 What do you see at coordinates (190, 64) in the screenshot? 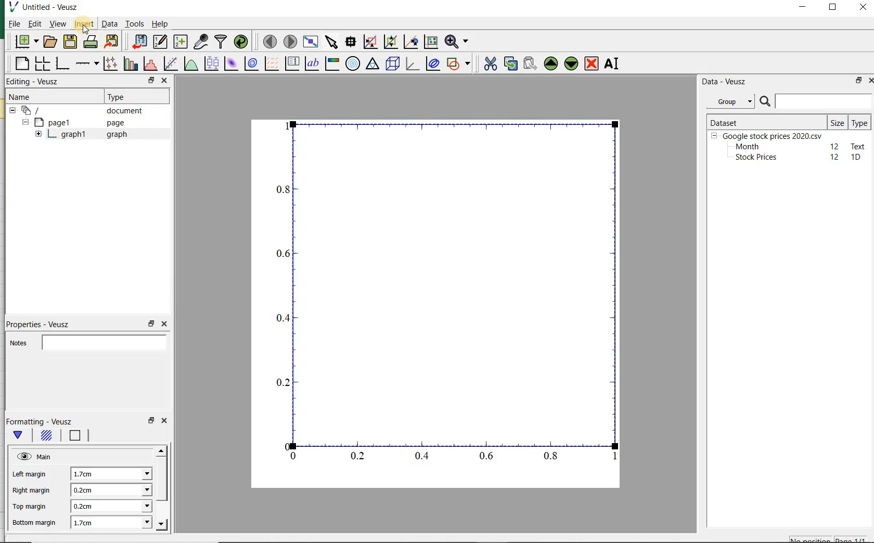
I see `plot a function` at bounding box center [190, 64].